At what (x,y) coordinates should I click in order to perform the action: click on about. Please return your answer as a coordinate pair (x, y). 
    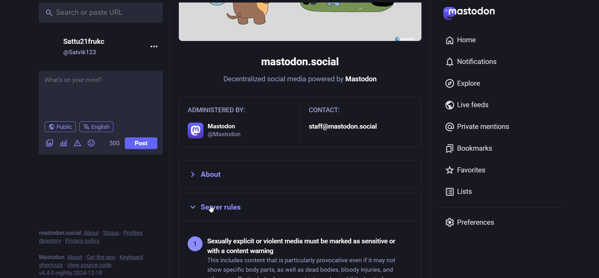
    Looking at the image, I should click on (91, 233).